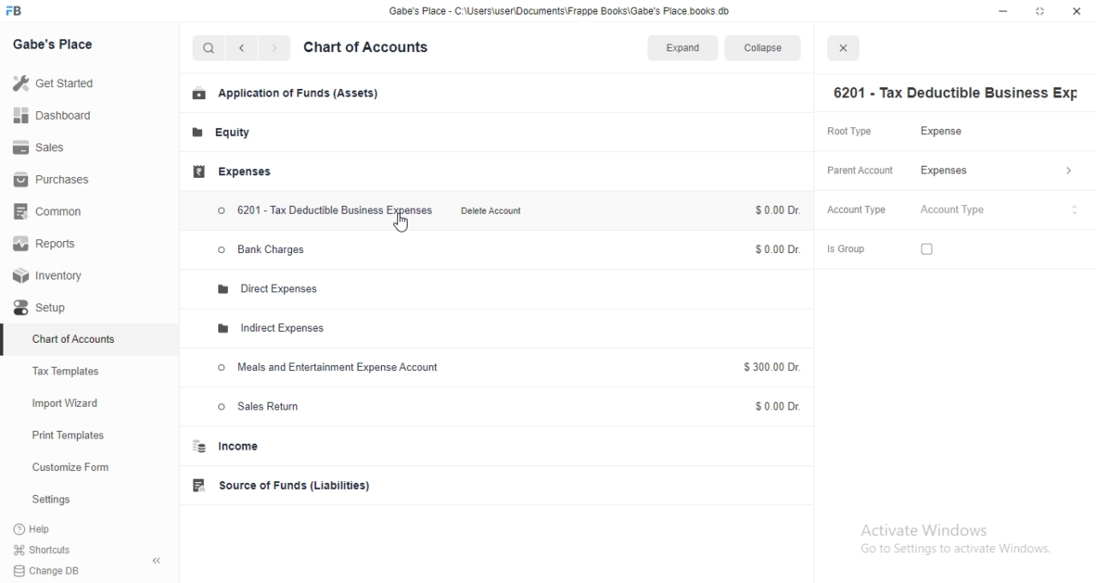 The width and height of the screenshot is (1096, 583). What do you see at coordinates (58, 308) in the screenshot?
I see `Setup` at bounding box center [58, 308].